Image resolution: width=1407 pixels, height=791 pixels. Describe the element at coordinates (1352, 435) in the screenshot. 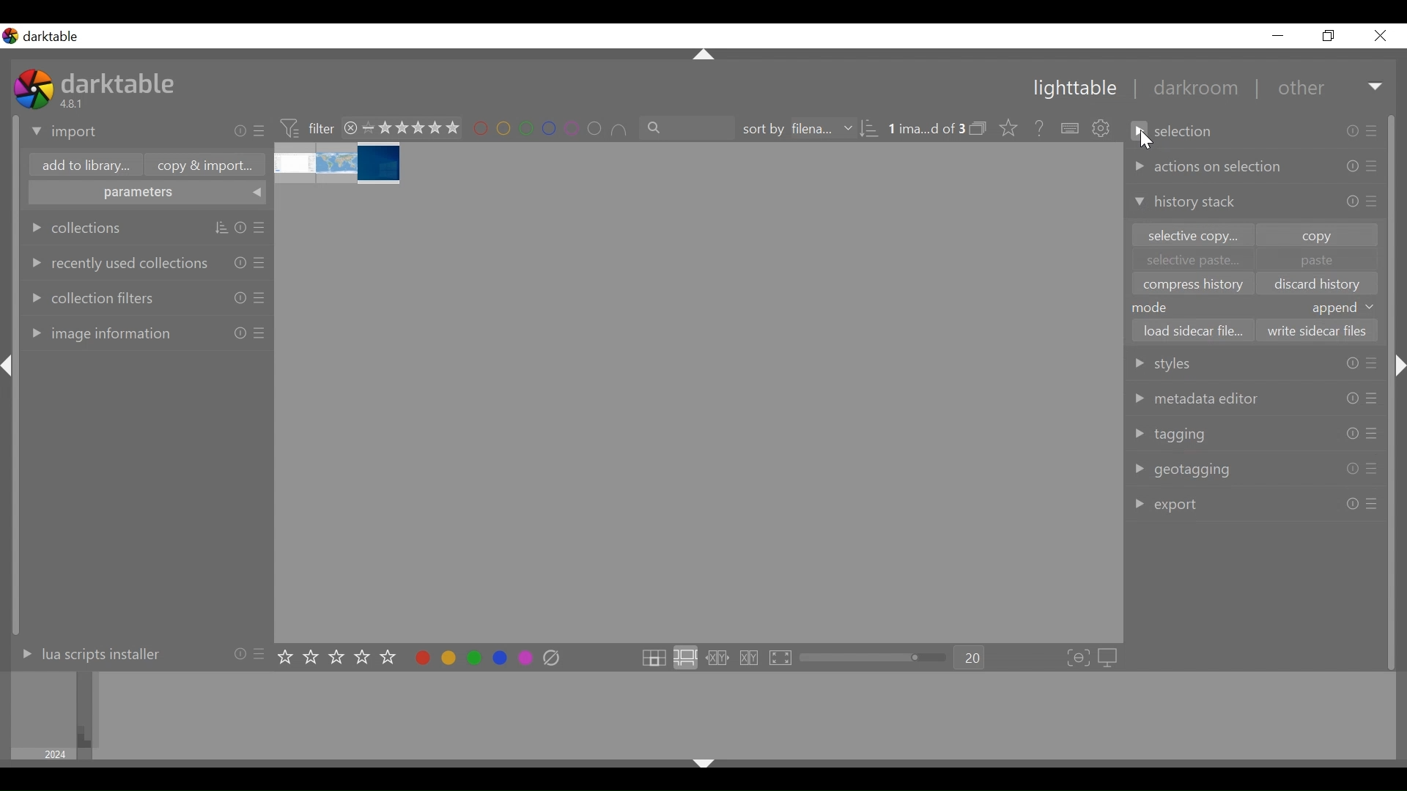

I see `info` at that location.